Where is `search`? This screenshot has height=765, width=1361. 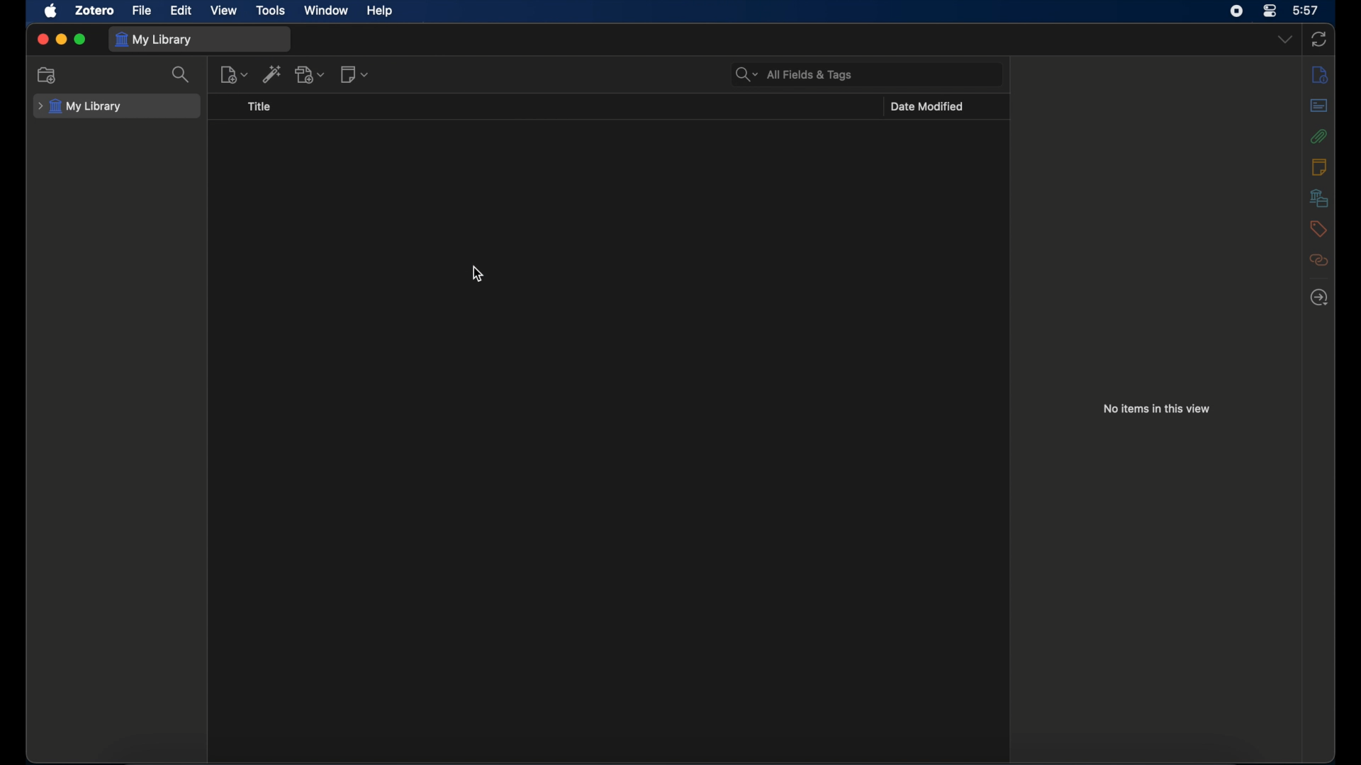 search is located at coordinates (183, 75).